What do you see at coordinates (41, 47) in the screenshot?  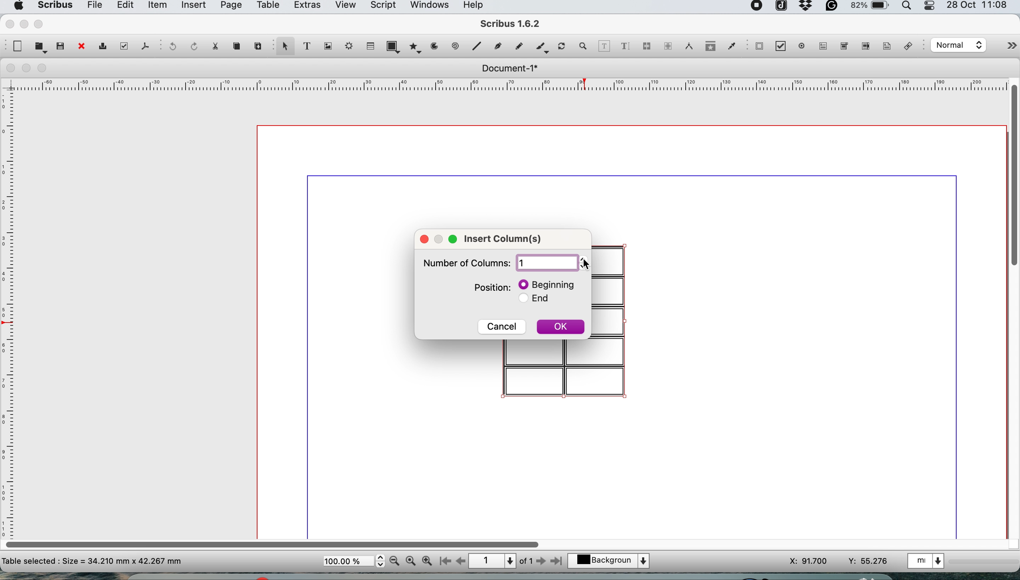 I see `open` at bounding box center [41, 47].